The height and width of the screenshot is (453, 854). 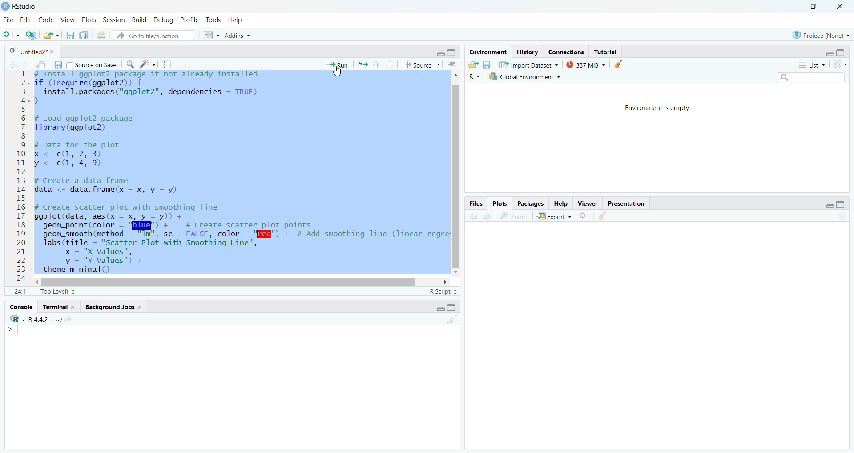 What do you see at coordinates (28, 65) in the screenshot?
I see `go back to the next source location` at bounding box center [28, 65].